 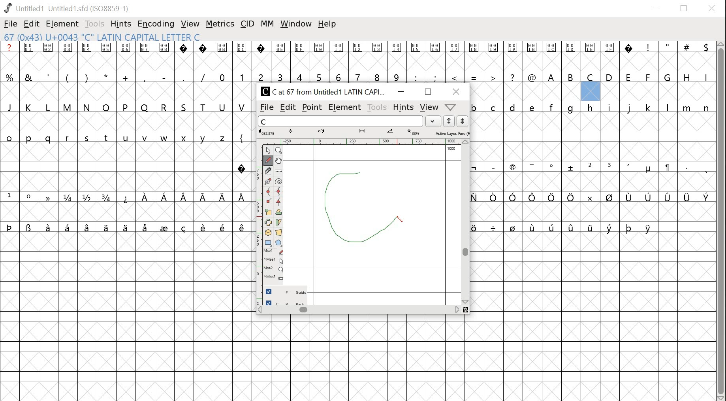 What do you see at coordinates (280, 182) in the screenshot?
I see `spiro` at bounding box center [280, 182].